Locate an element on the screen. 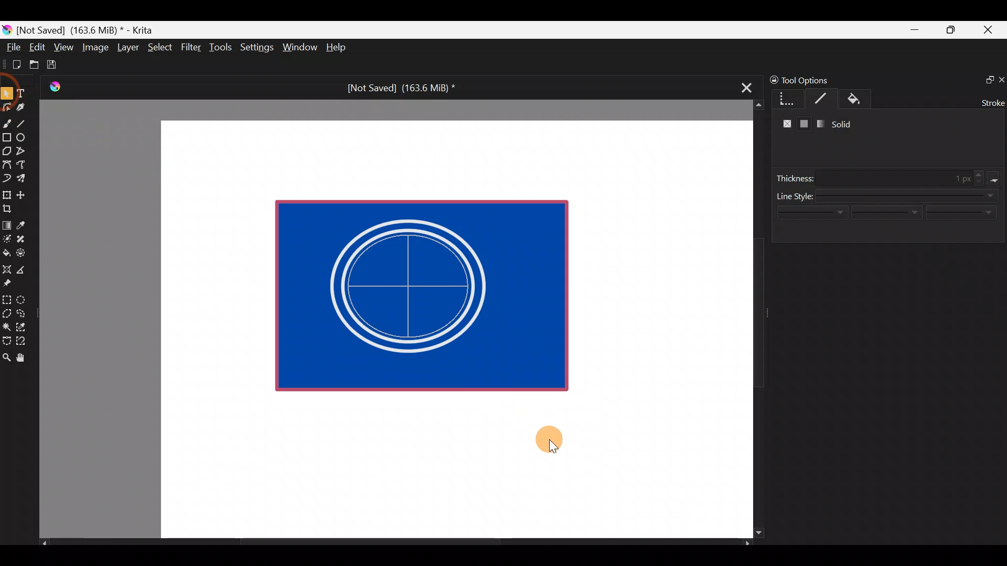  Thickness is located at coordinates (891, 178).